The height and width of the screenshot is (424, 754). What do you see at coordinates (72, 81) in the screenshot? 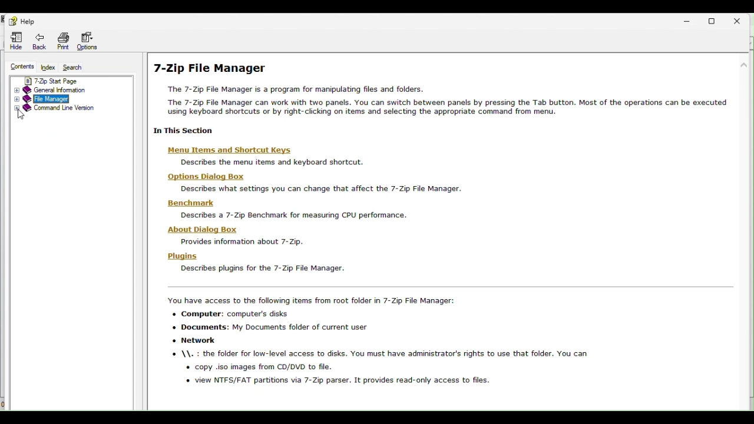
I see `Seven zip start page` at bounding box center [72, 81].